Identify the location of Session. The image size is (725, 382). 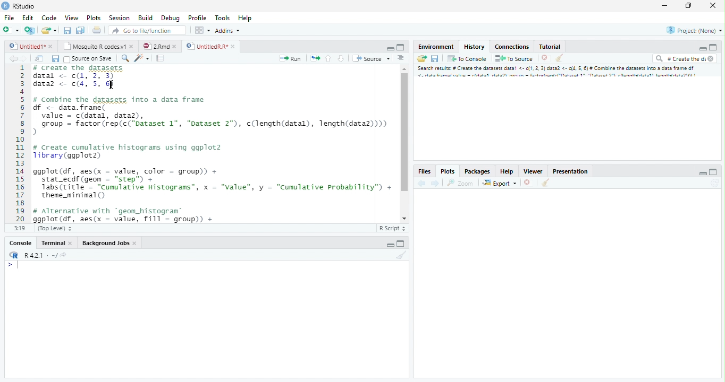
(121, 18).